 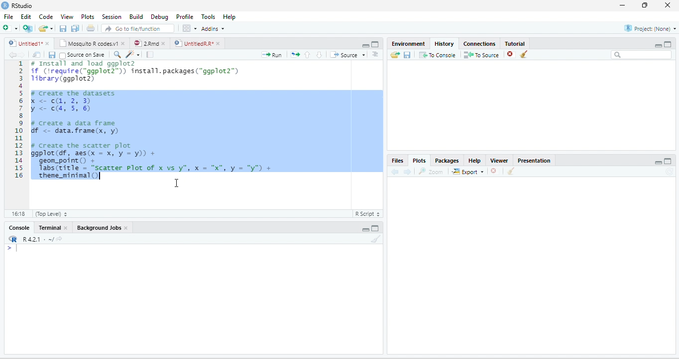 I want to click on Session, so click(x=112, y=16).